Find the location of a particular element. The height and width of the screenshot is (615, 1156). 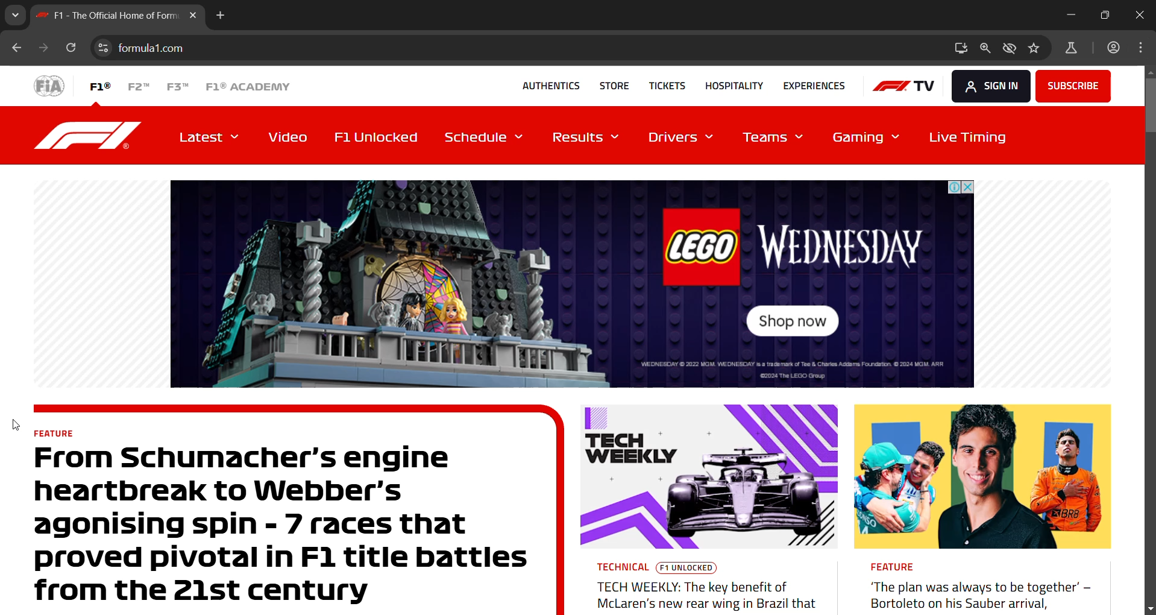

F1® ACADEMY is located at coordinates (246, 87).